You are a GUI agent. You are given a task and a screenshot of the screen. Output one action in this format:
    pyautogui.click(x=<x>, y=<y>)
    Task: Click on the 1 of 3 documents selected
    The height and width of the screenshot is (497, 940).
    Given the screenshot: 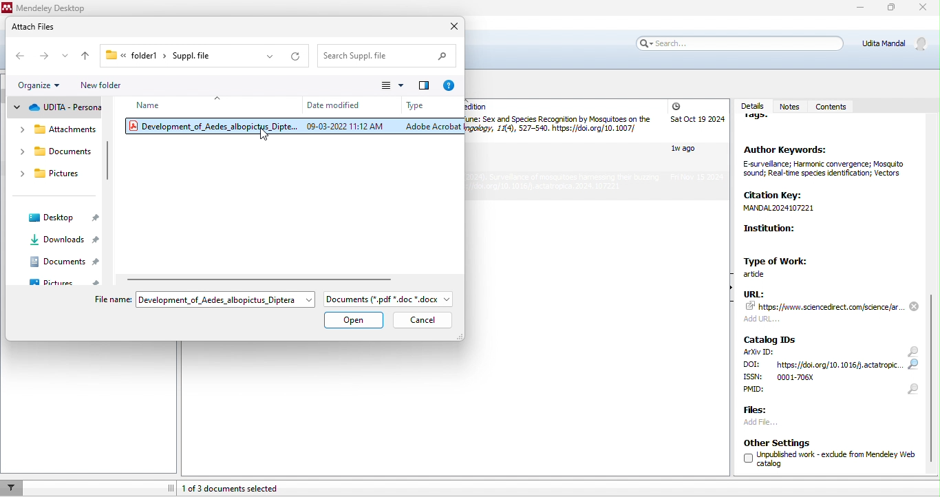 What is the action you would take?
    pyautogui.click(x=248, y=487)
    